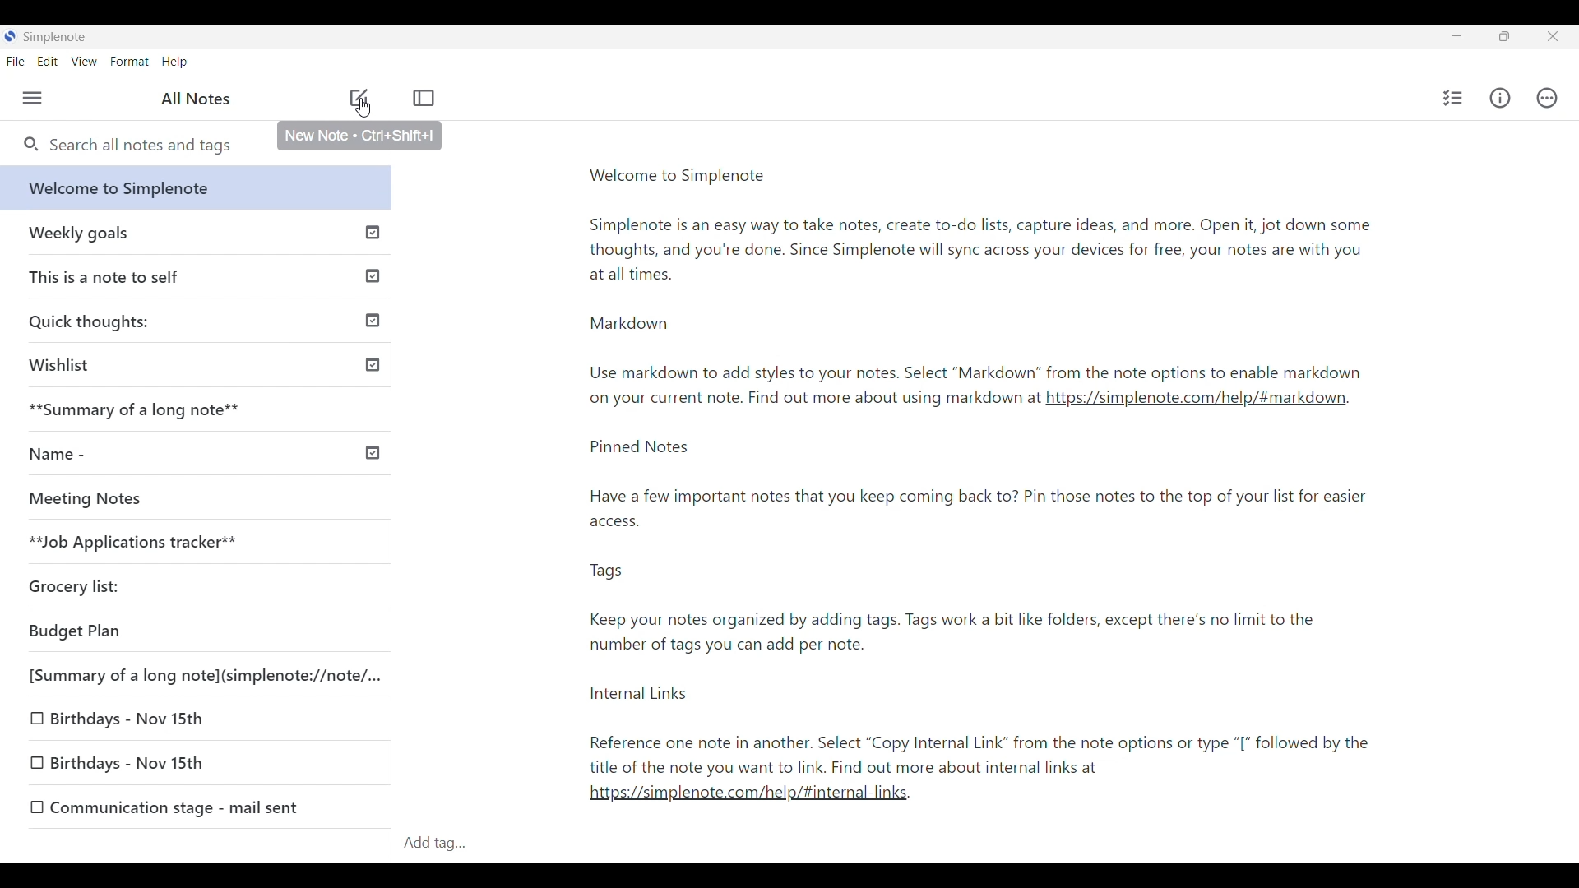 This screenshot has width=1579, height=888. What do you see at coordinates (202, 234) in the screenshot?
I see `Published note indicated by check icon` at bounding box center [202, 234].